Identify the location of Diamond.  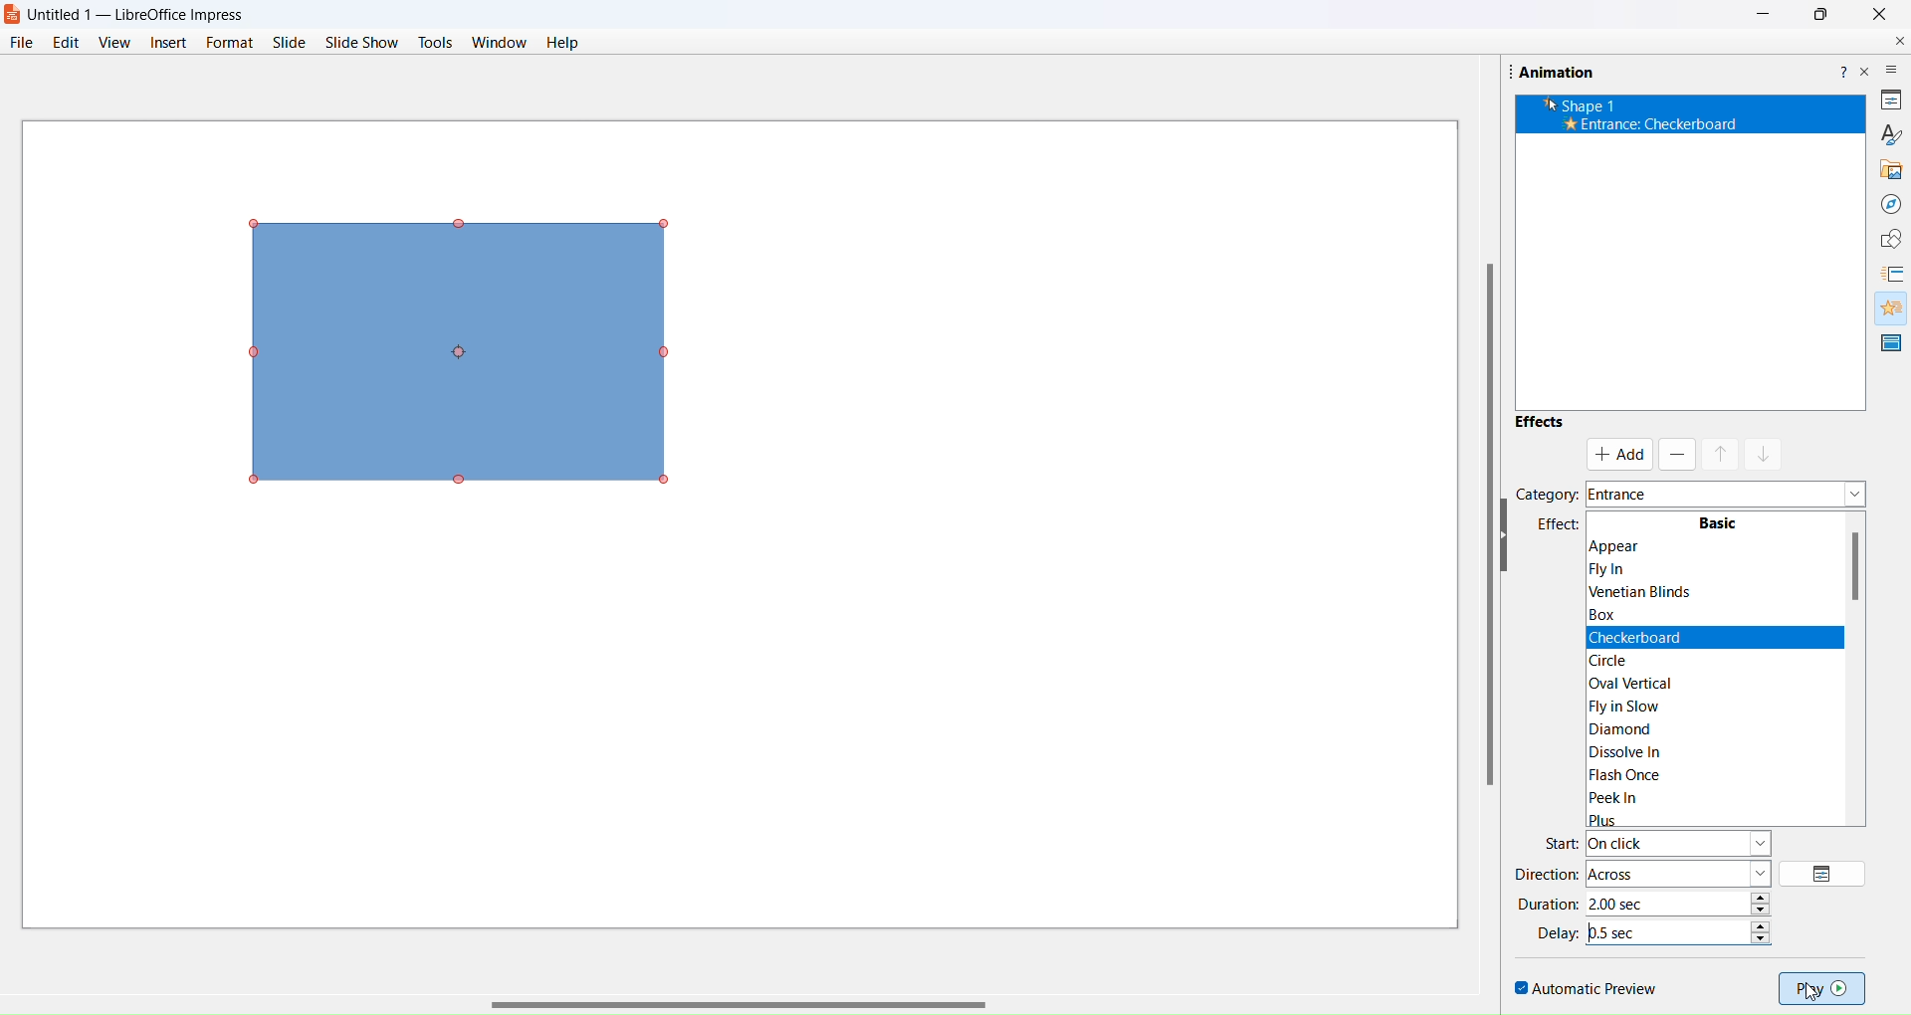
(1634, 726).